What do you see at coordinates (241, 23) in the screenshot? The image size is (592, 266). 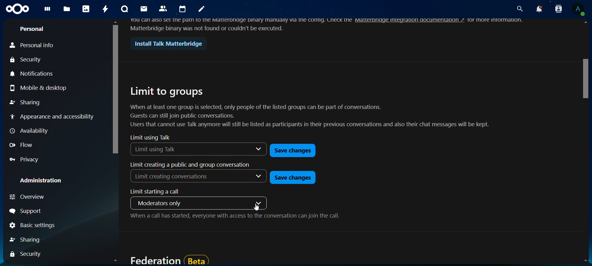 I see `text` at bounding box center [241, 23].